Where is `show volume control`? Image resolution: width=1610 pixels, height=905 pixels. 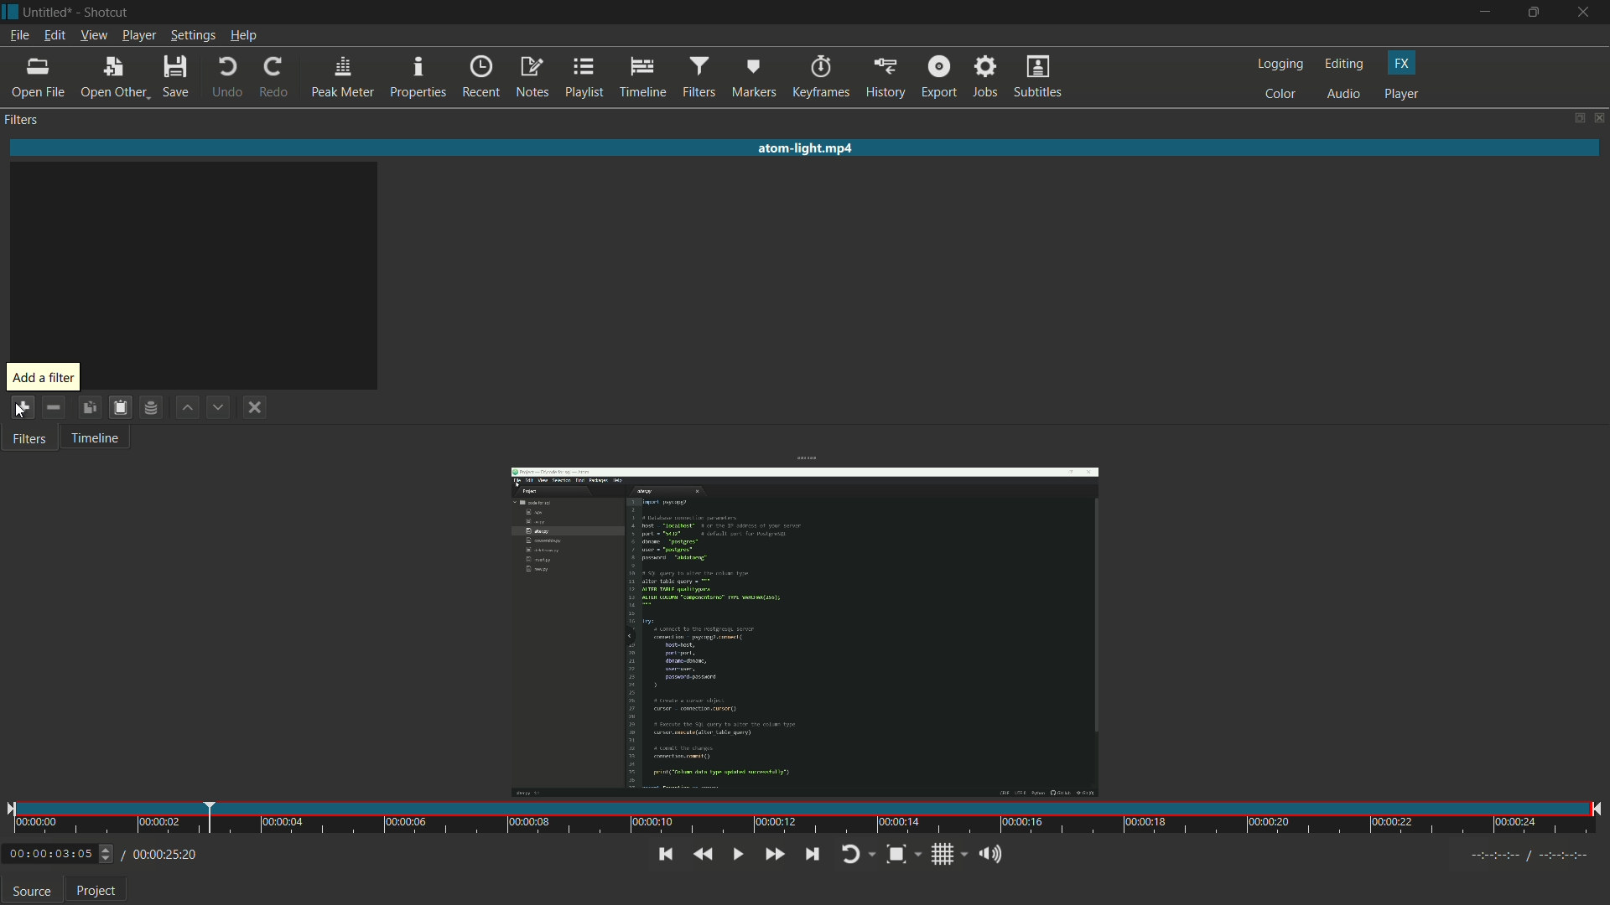
show volume control is located at coordinates (989, 856).